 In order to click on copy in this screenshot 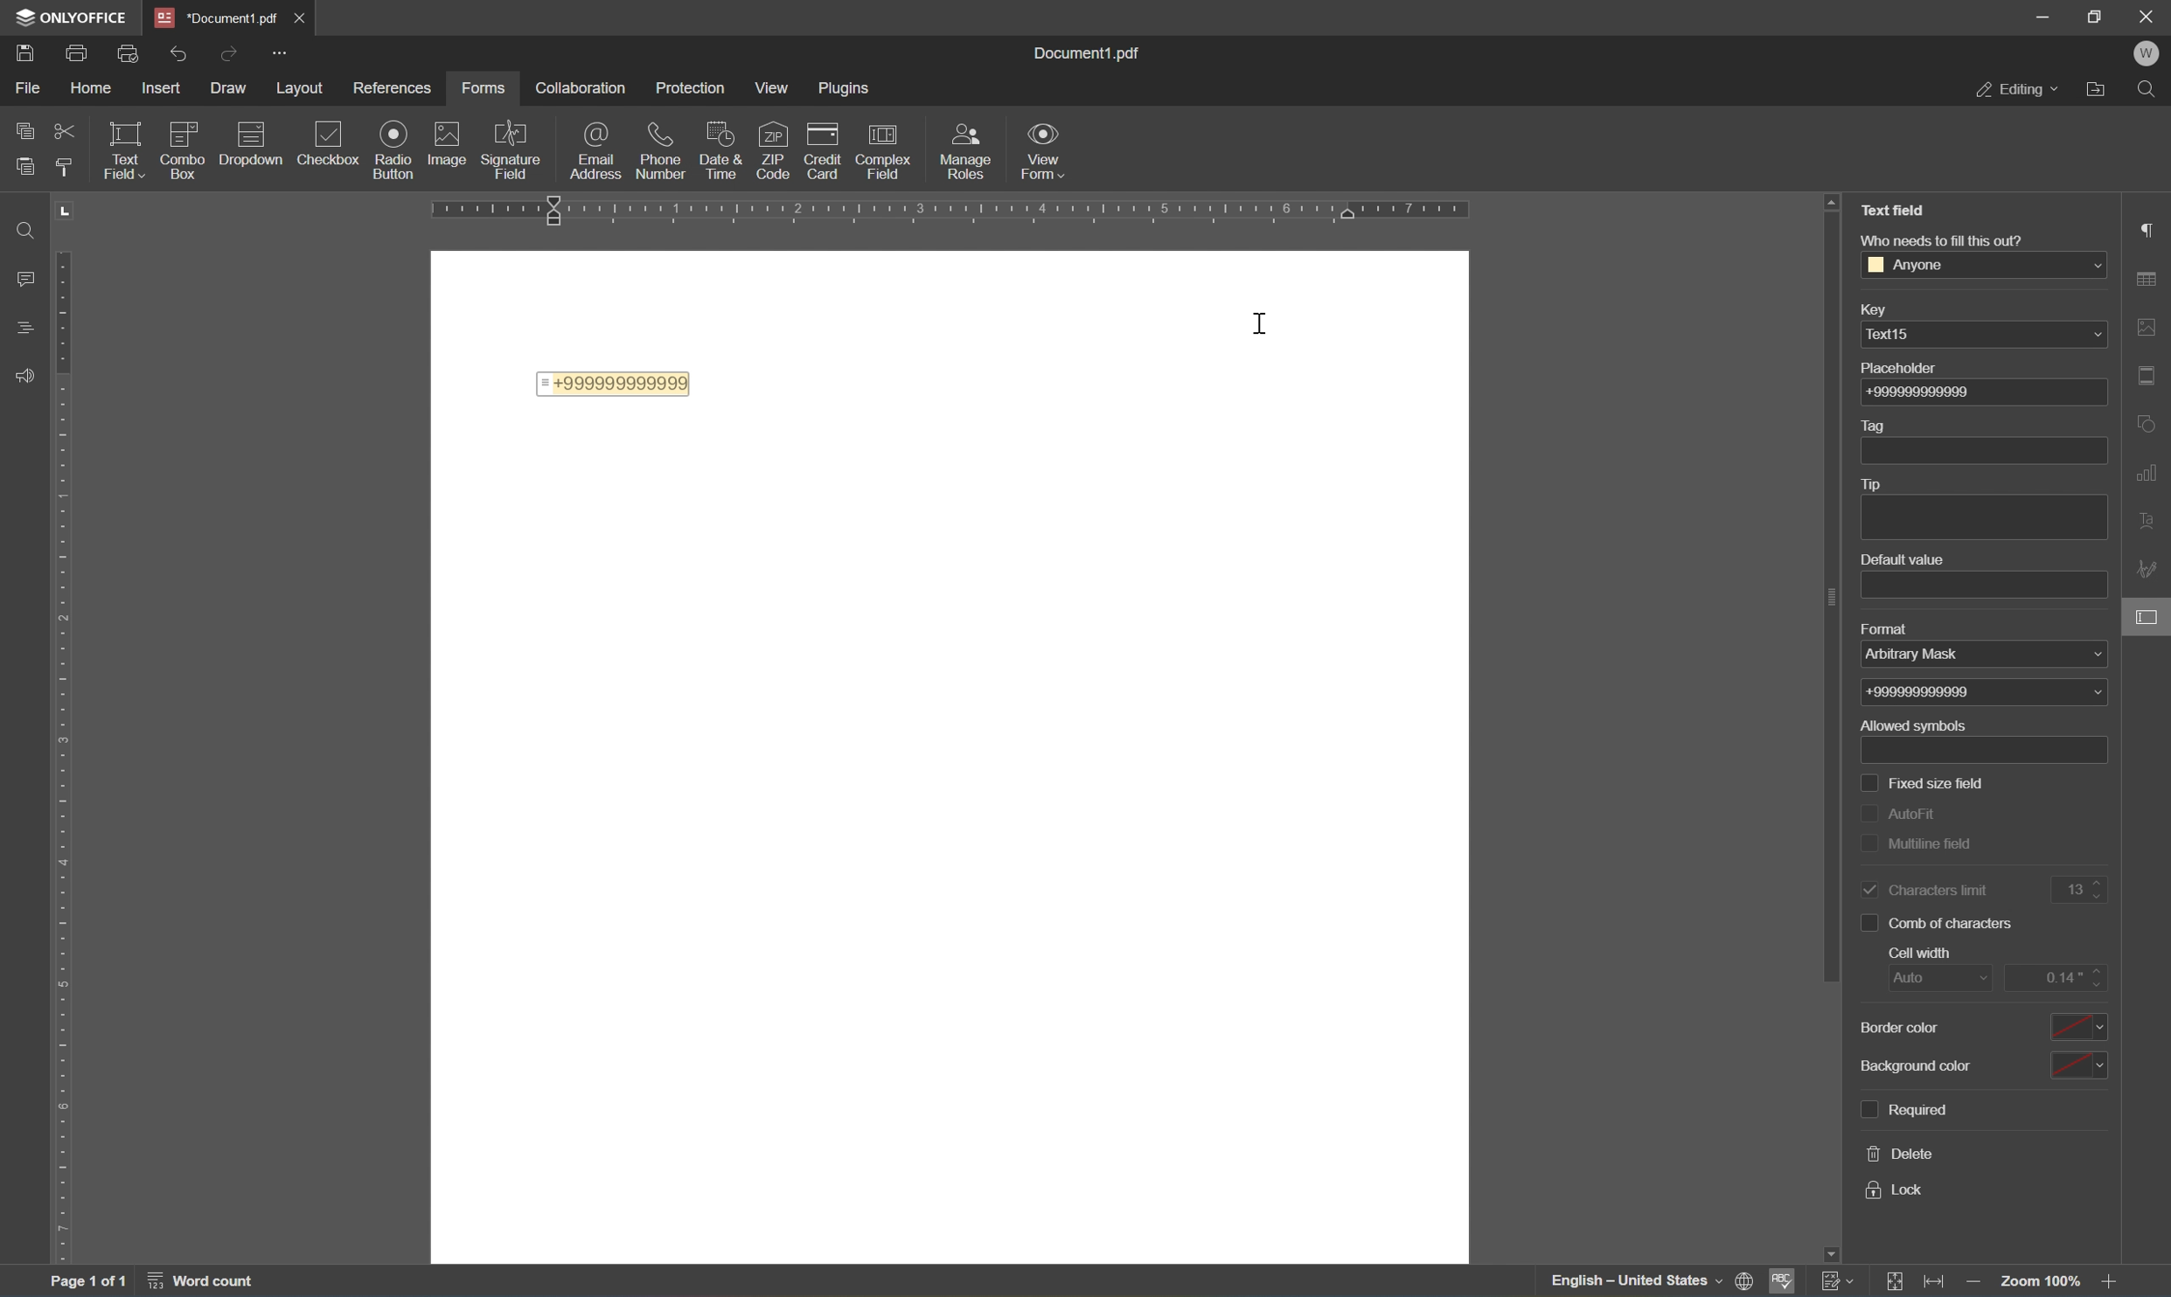, I will do `click(17, 129)`.